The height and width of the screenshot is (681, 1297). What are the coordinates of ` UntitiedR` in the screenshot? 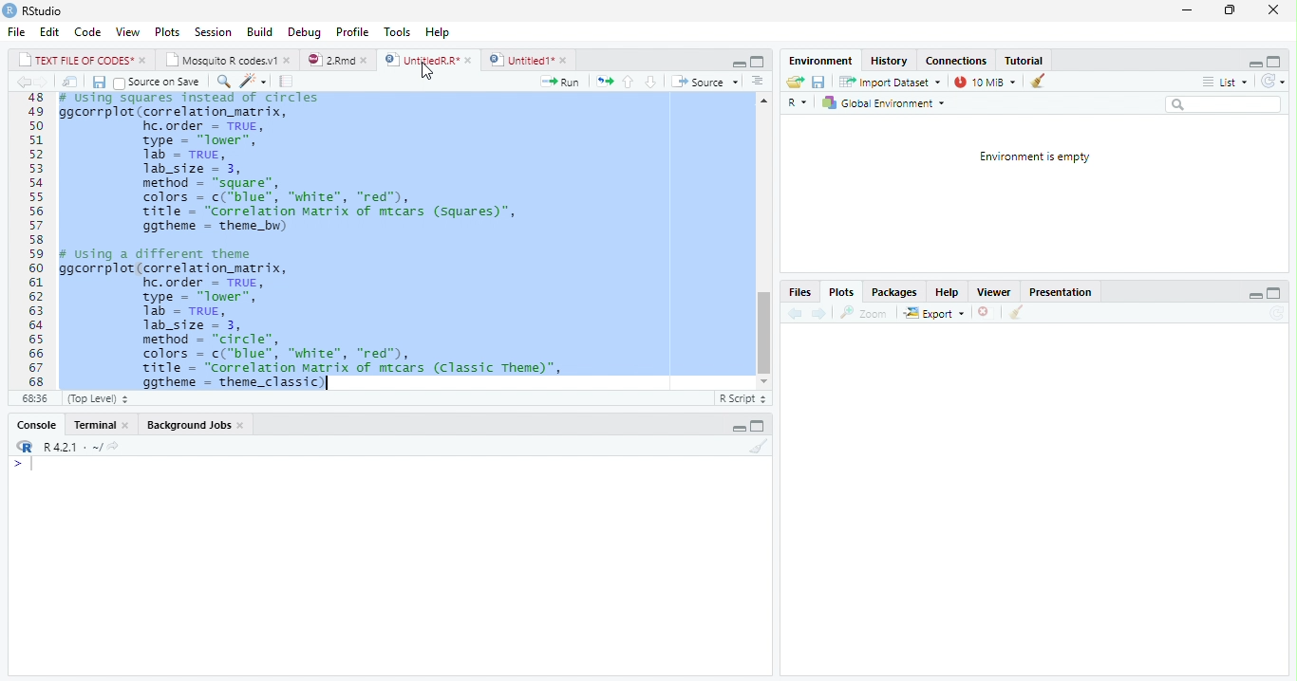 It's located at (429, 60).